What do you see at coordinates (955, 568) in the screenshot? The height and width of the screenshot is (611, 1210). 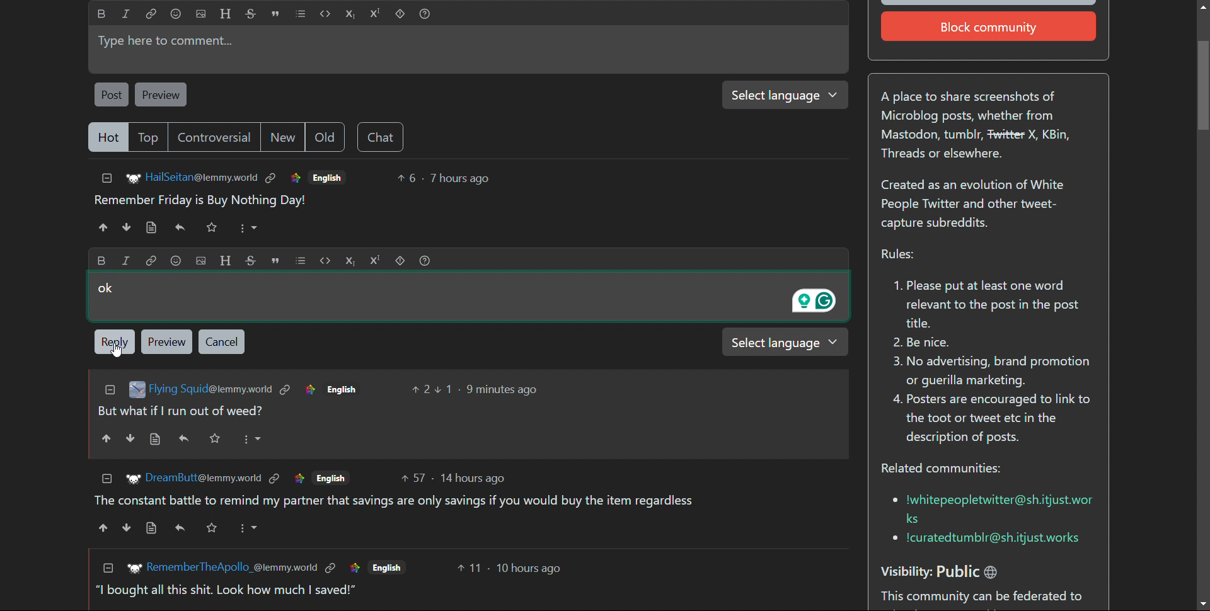 I see `Visibility: Public` at bounding box center [955, 568].